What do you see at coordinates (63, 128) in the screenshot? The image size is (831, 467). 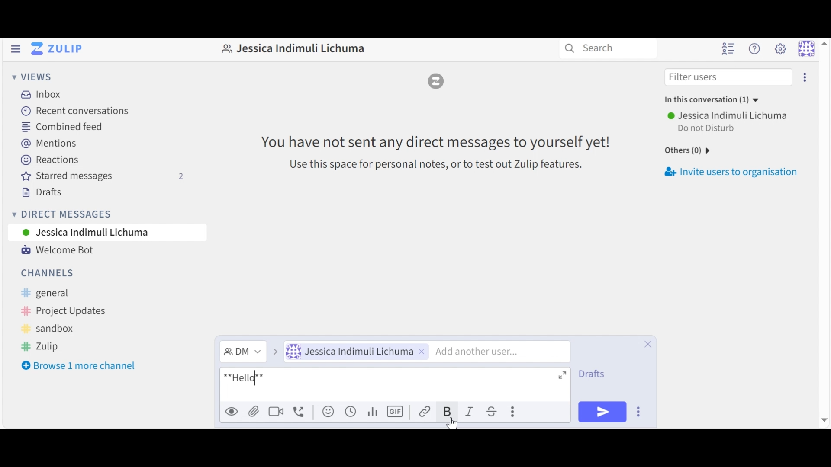 I see `Combined feed` at bounding box center [63, 128].